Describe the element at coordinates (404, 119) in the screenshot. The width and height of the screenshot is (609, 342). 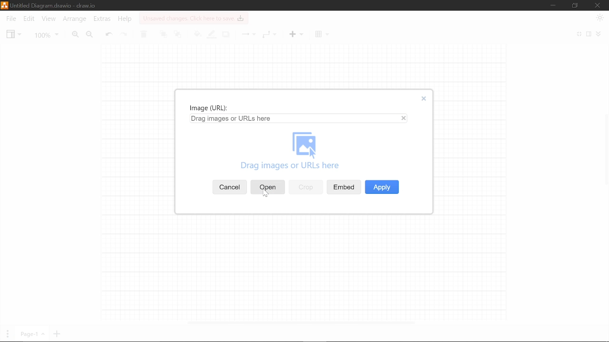
I see `close` at that location.